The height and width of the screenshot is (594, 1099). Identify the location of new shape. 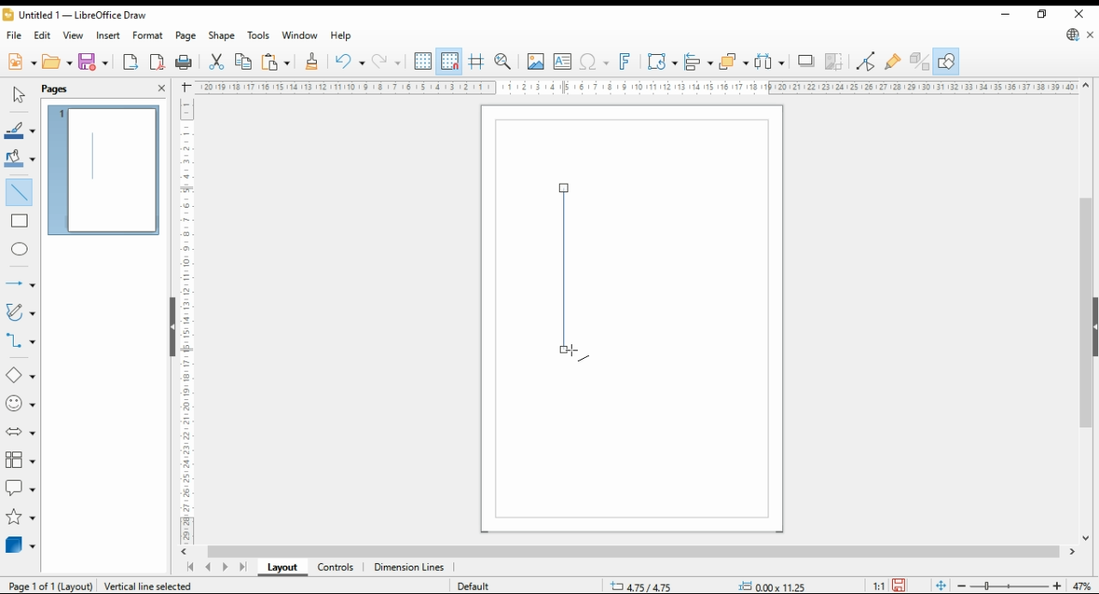
(570, 269).